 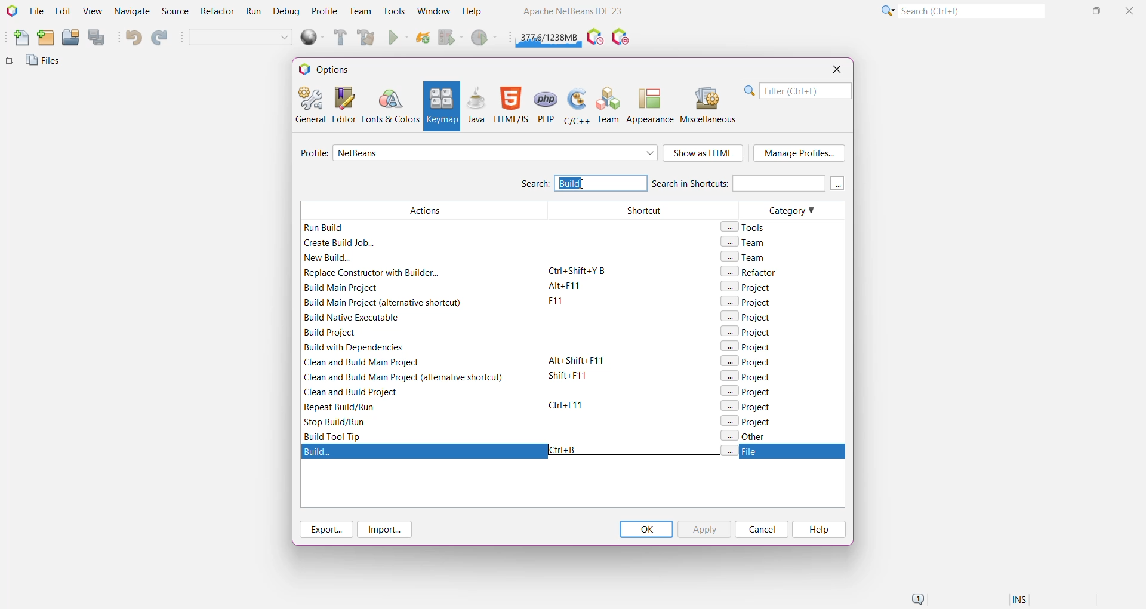 What do you see at coordinates (97, 38) in the screenshot?
I see `Save All` at bounding box center [97, 38].